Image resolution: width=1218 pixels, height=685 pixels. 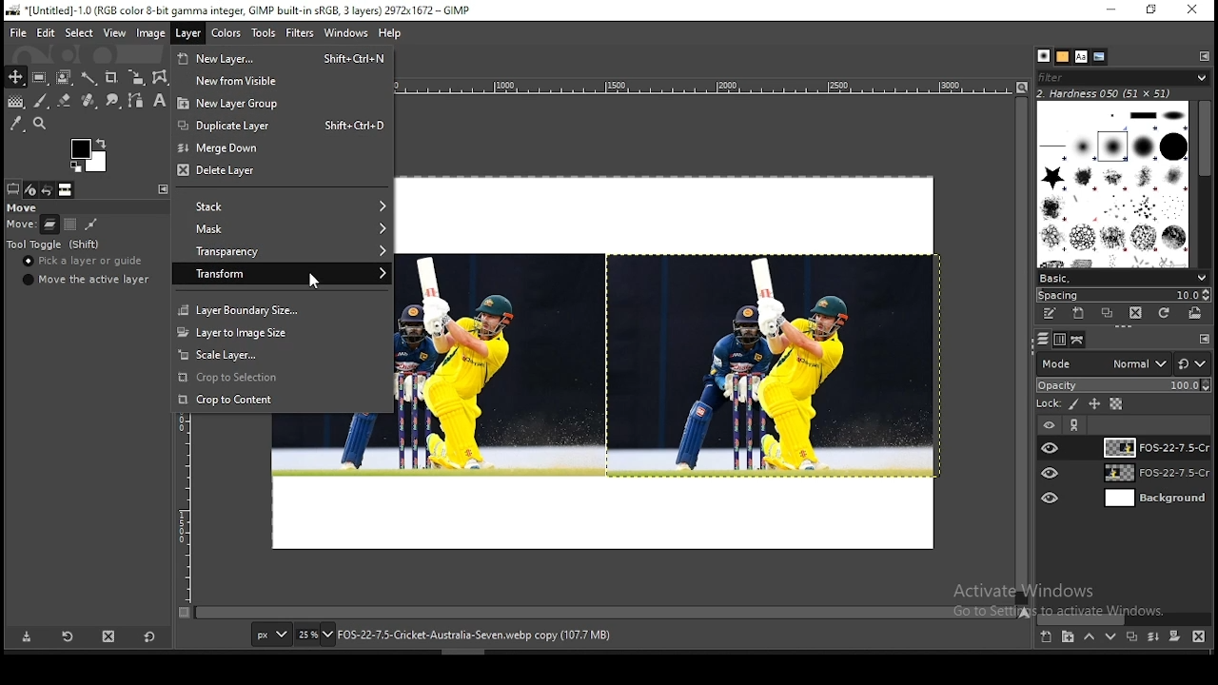 What do you see at coordinates (1152, 447) in the screenshot?
I see `layer ` at bounding box center [1152, 447].